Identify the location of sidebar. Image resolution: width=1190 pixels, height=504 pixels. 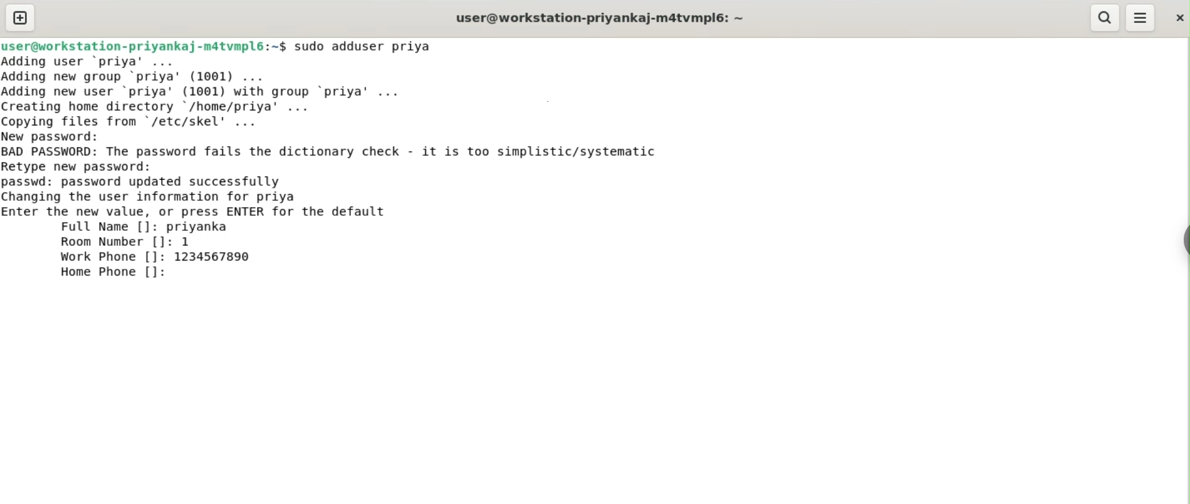
(1184, 241).